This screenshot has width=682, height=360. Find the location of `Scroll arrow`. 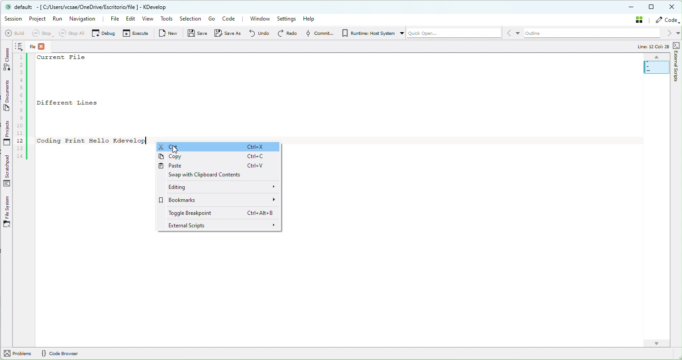

Scroll arrow is located at coordinates (657, 343).